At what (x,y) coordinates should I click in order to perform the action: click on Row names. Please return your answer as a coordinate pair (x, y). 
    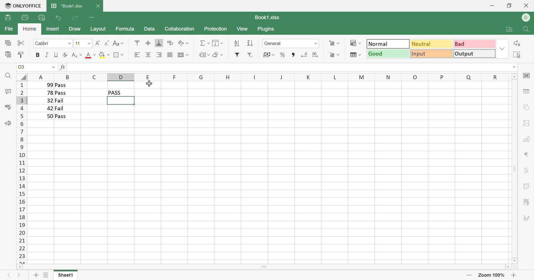
    Looking at the image, I should click on (21, 172).